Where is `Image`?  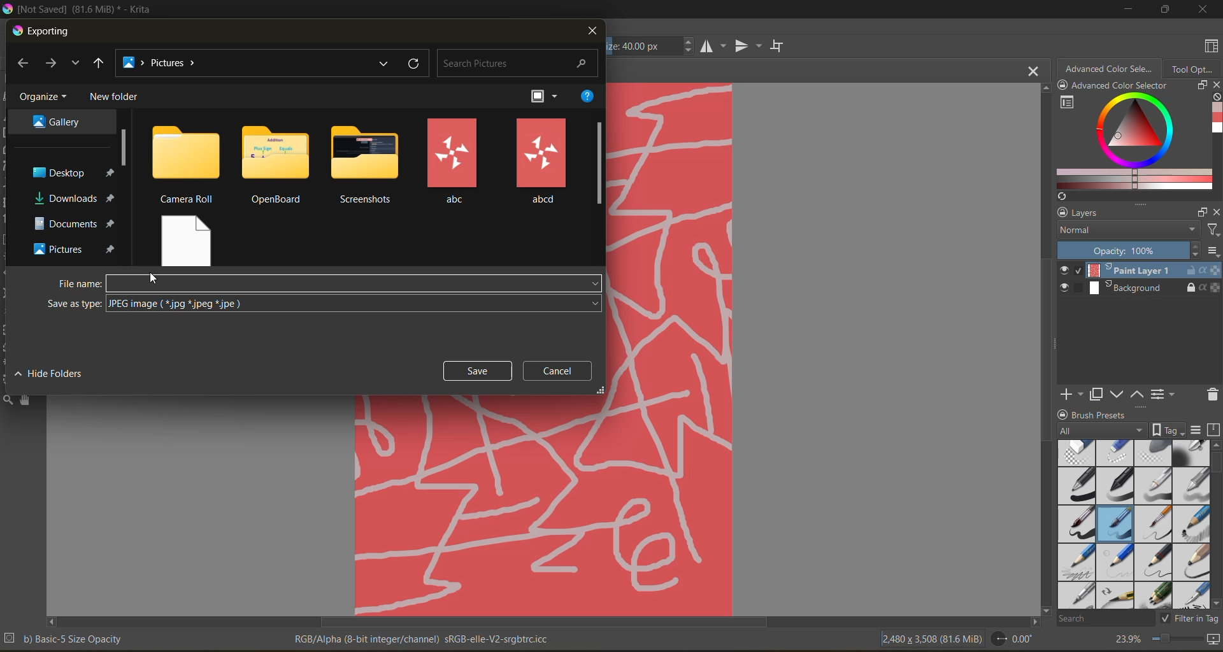
Image is located at coordinates (670, 348).